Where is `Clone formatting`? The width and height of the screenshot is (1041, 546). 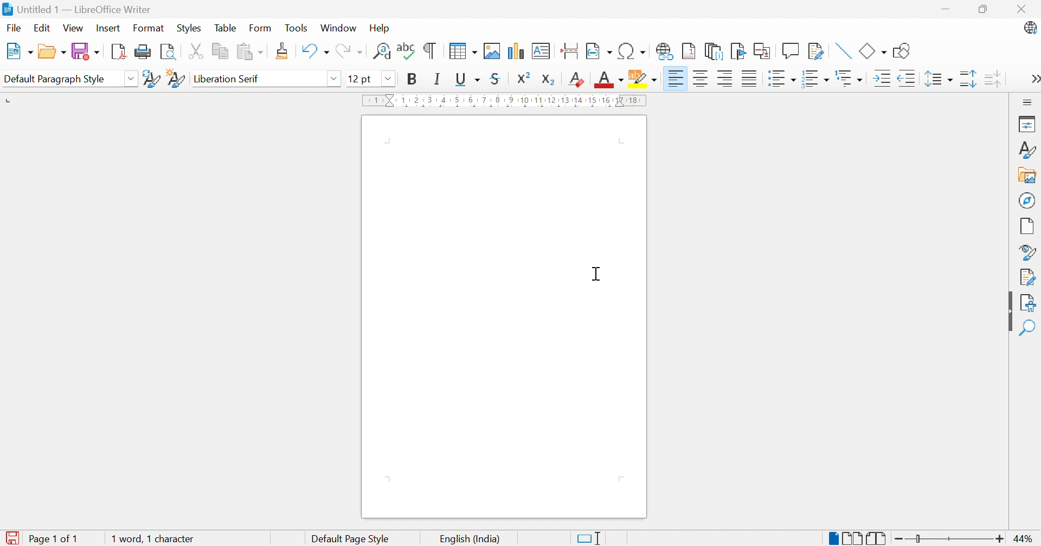 Clone formatting is located at coordinates (283, 51).